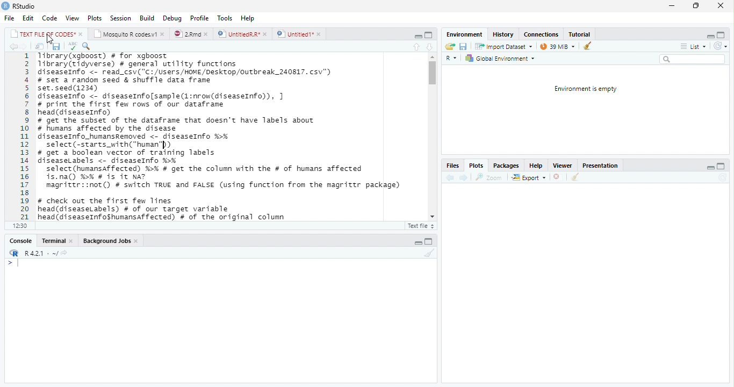 Image resolution: width=734 pixels, height=387 pixels. Describe the element at coordinates (587, 46) in the screenshot. I see `Clean` at that location.